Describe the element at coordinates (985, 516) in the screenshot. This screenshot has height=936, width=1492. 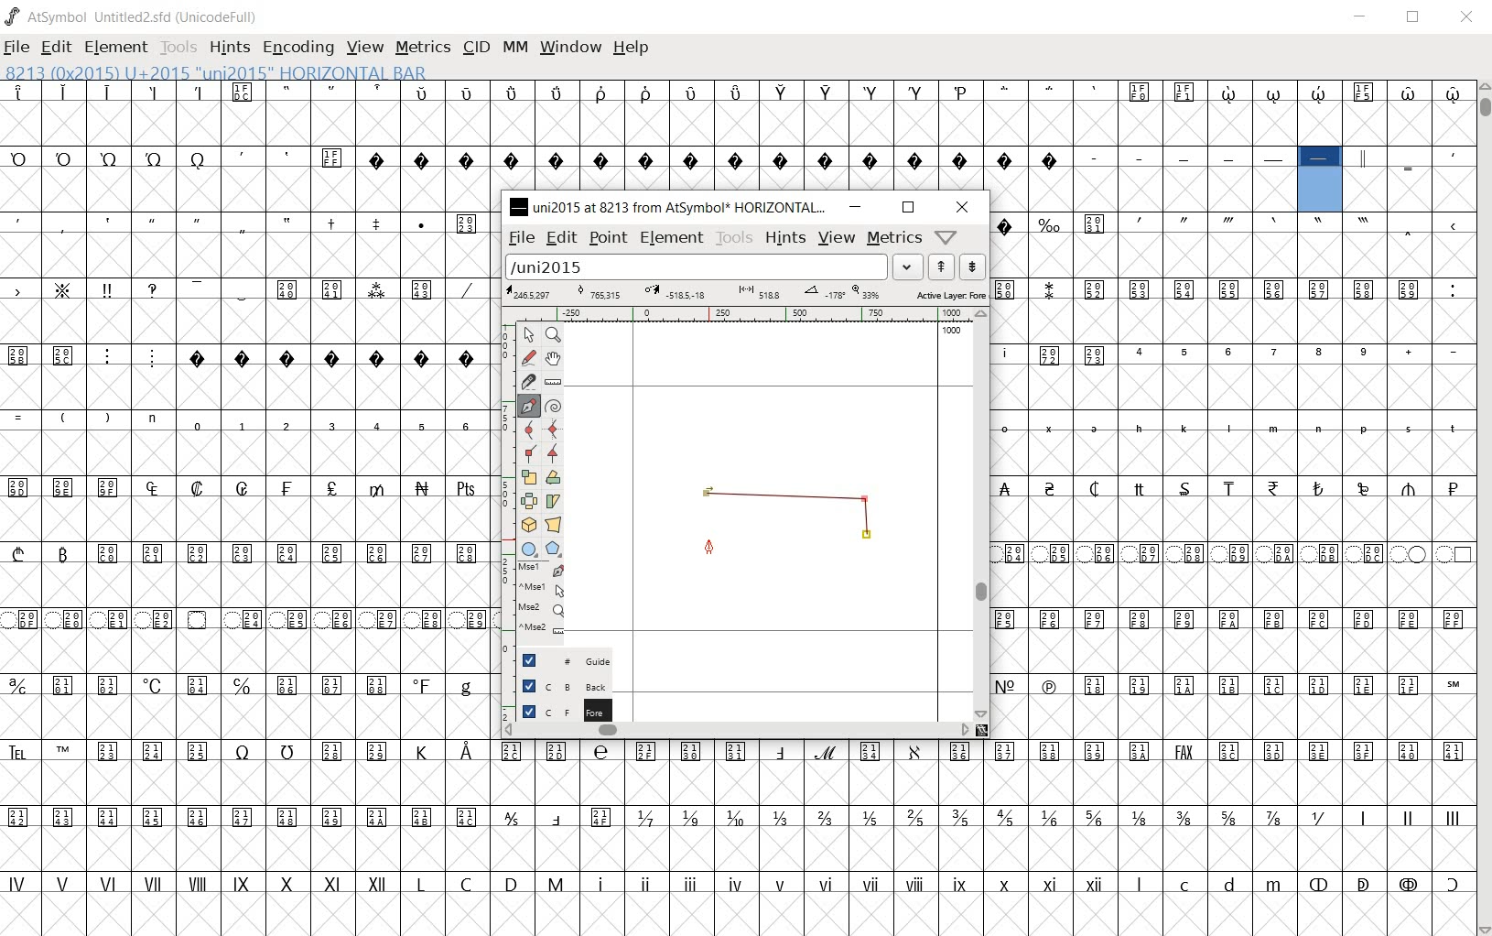
I see `scrollbar` at that location.